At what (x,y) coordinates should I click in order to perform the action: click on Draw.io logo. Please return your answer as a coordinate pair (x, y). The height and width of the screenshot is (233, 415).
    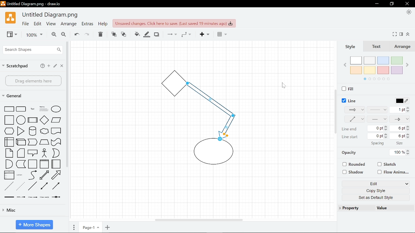
    Looking at the image, I should click on (10, 19).